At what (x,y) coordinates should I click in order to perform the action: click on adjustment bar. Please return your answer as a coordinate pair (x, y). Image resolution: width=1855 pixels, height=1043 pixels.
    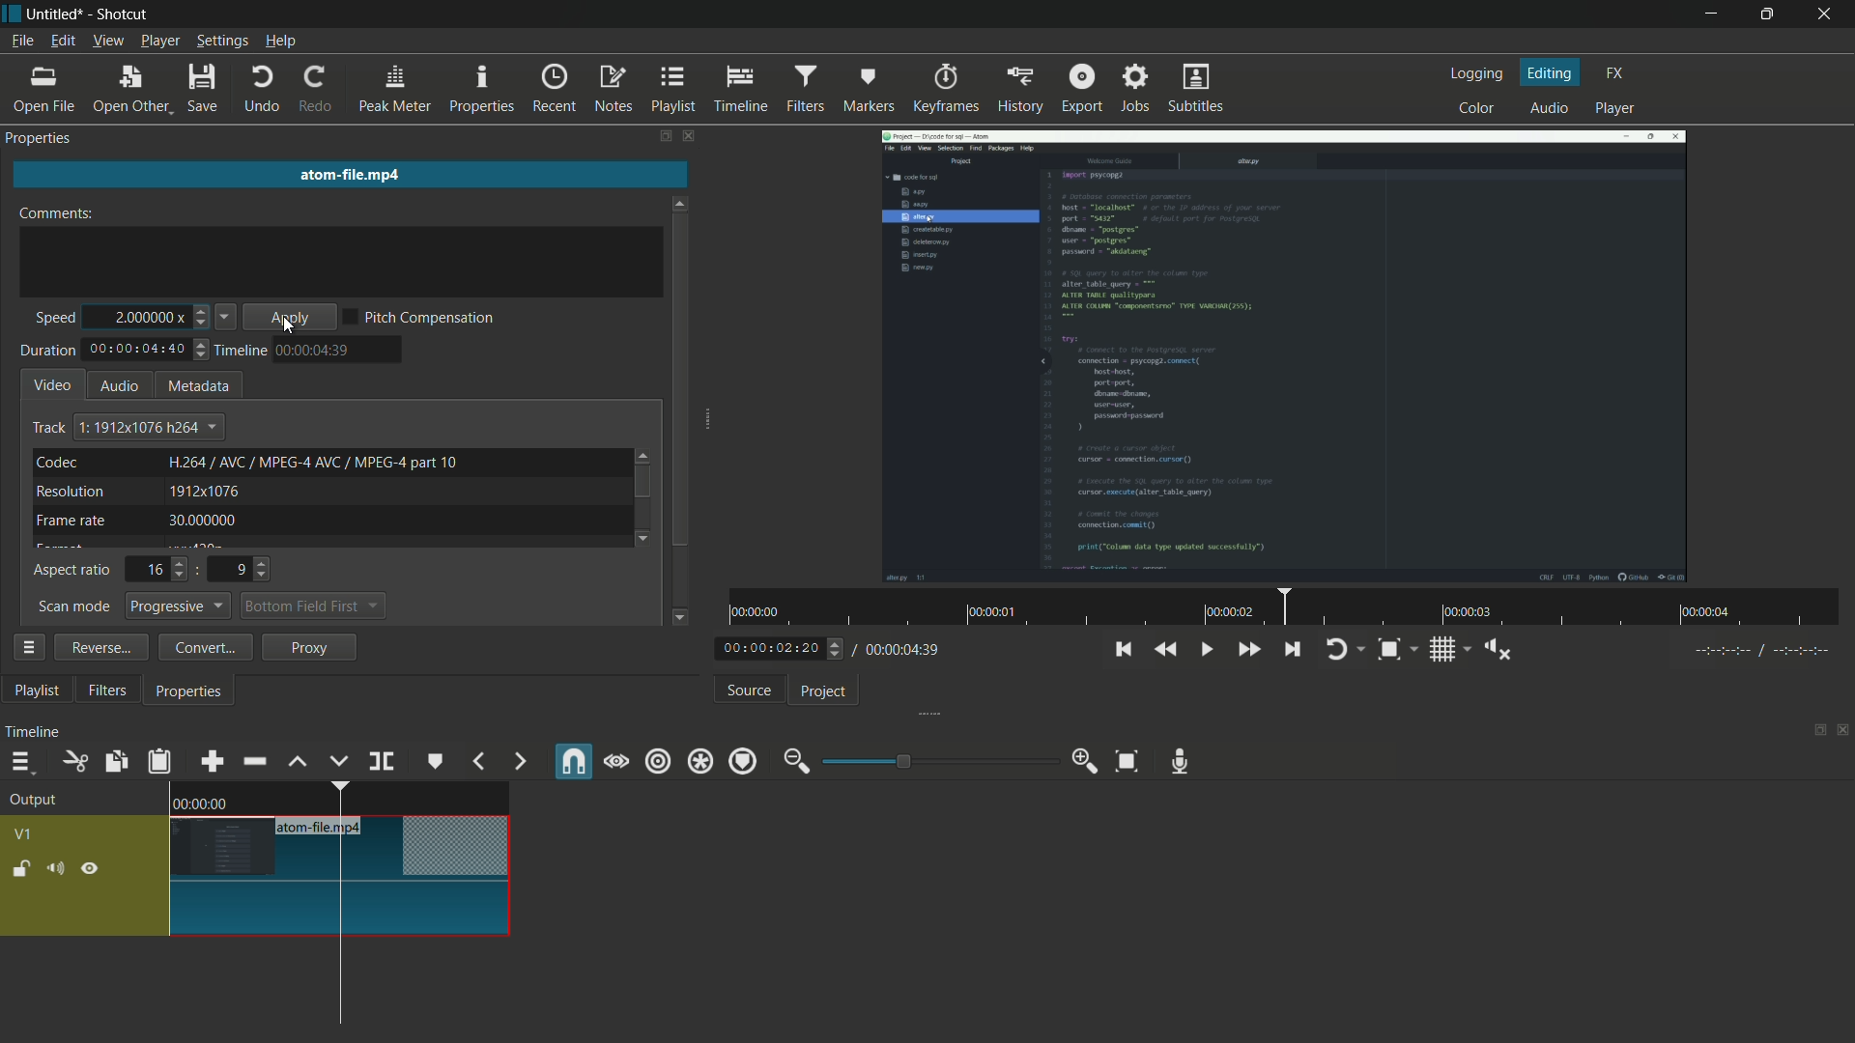
    Looking at the image, I should click on (938, 759).